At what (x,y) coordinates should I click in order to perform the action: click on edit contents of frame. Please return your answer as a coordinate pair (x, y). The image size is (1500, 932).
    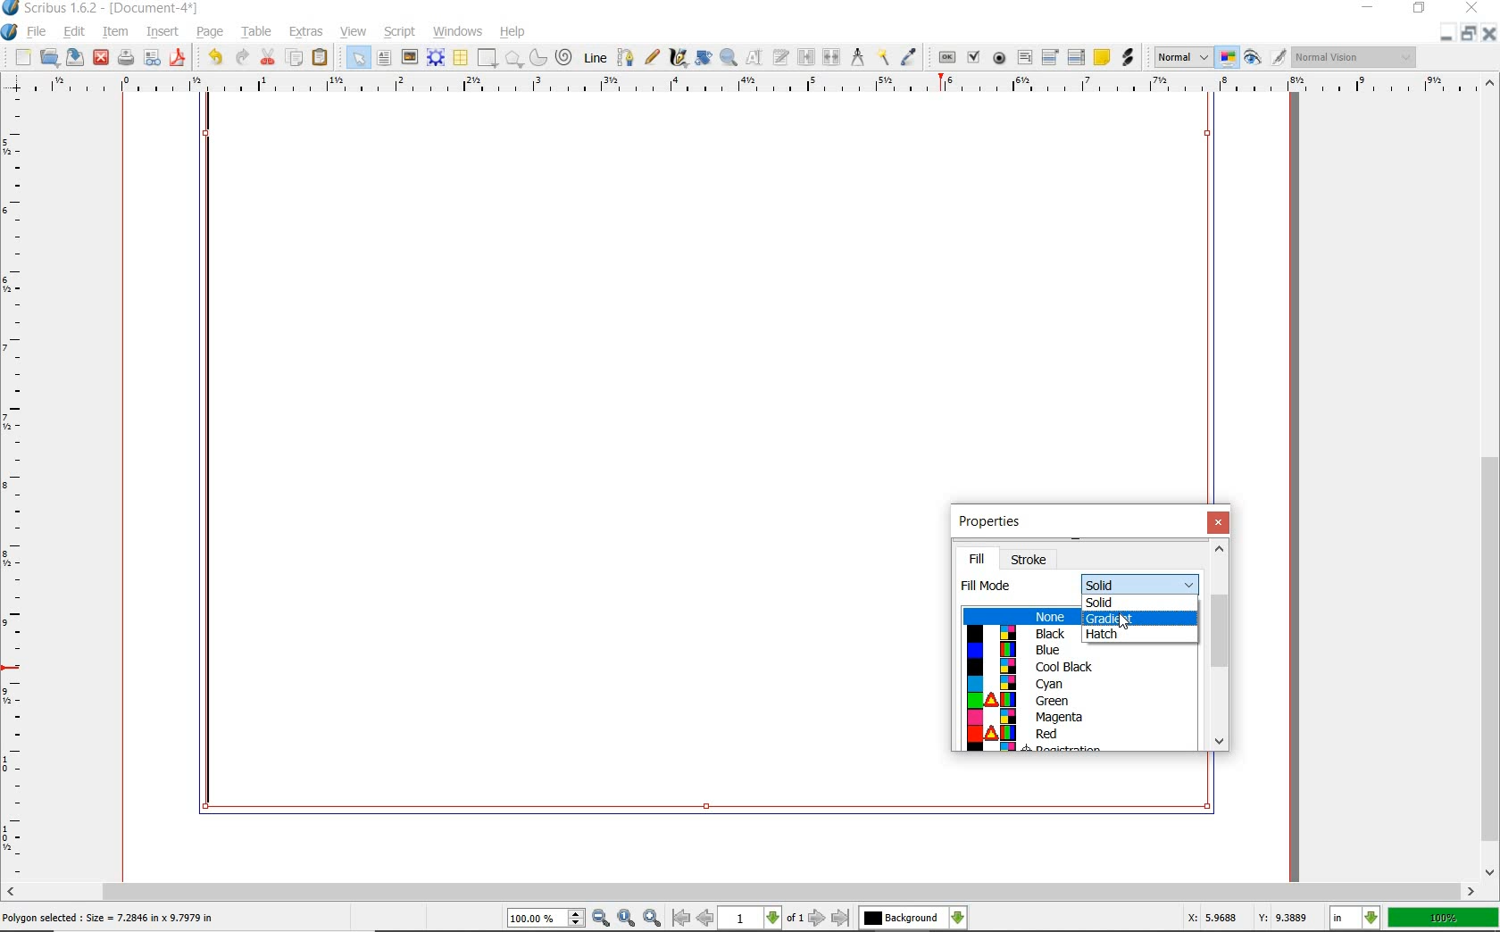
    Looking at the image, I should click on (753, 57).